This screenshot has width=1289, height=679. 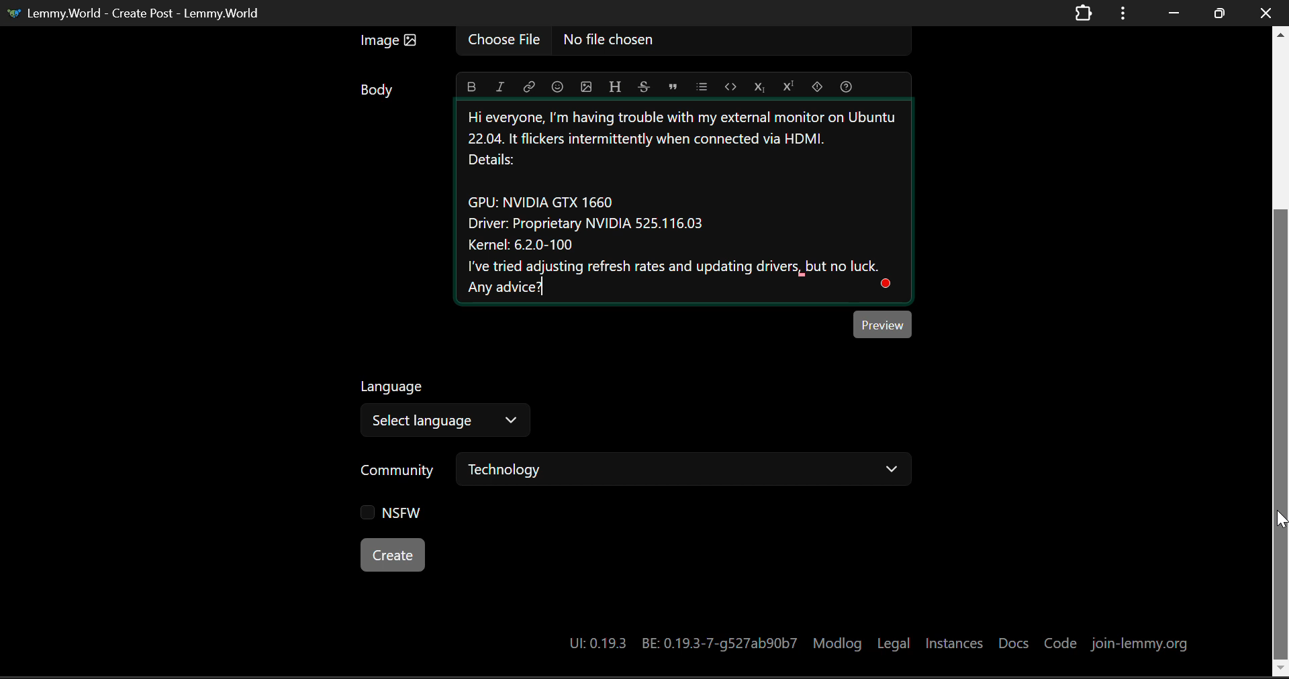 What do you see at coordinates (894, 642) in the screenshot?
I see `Legal` at bounding box center [894, 642].